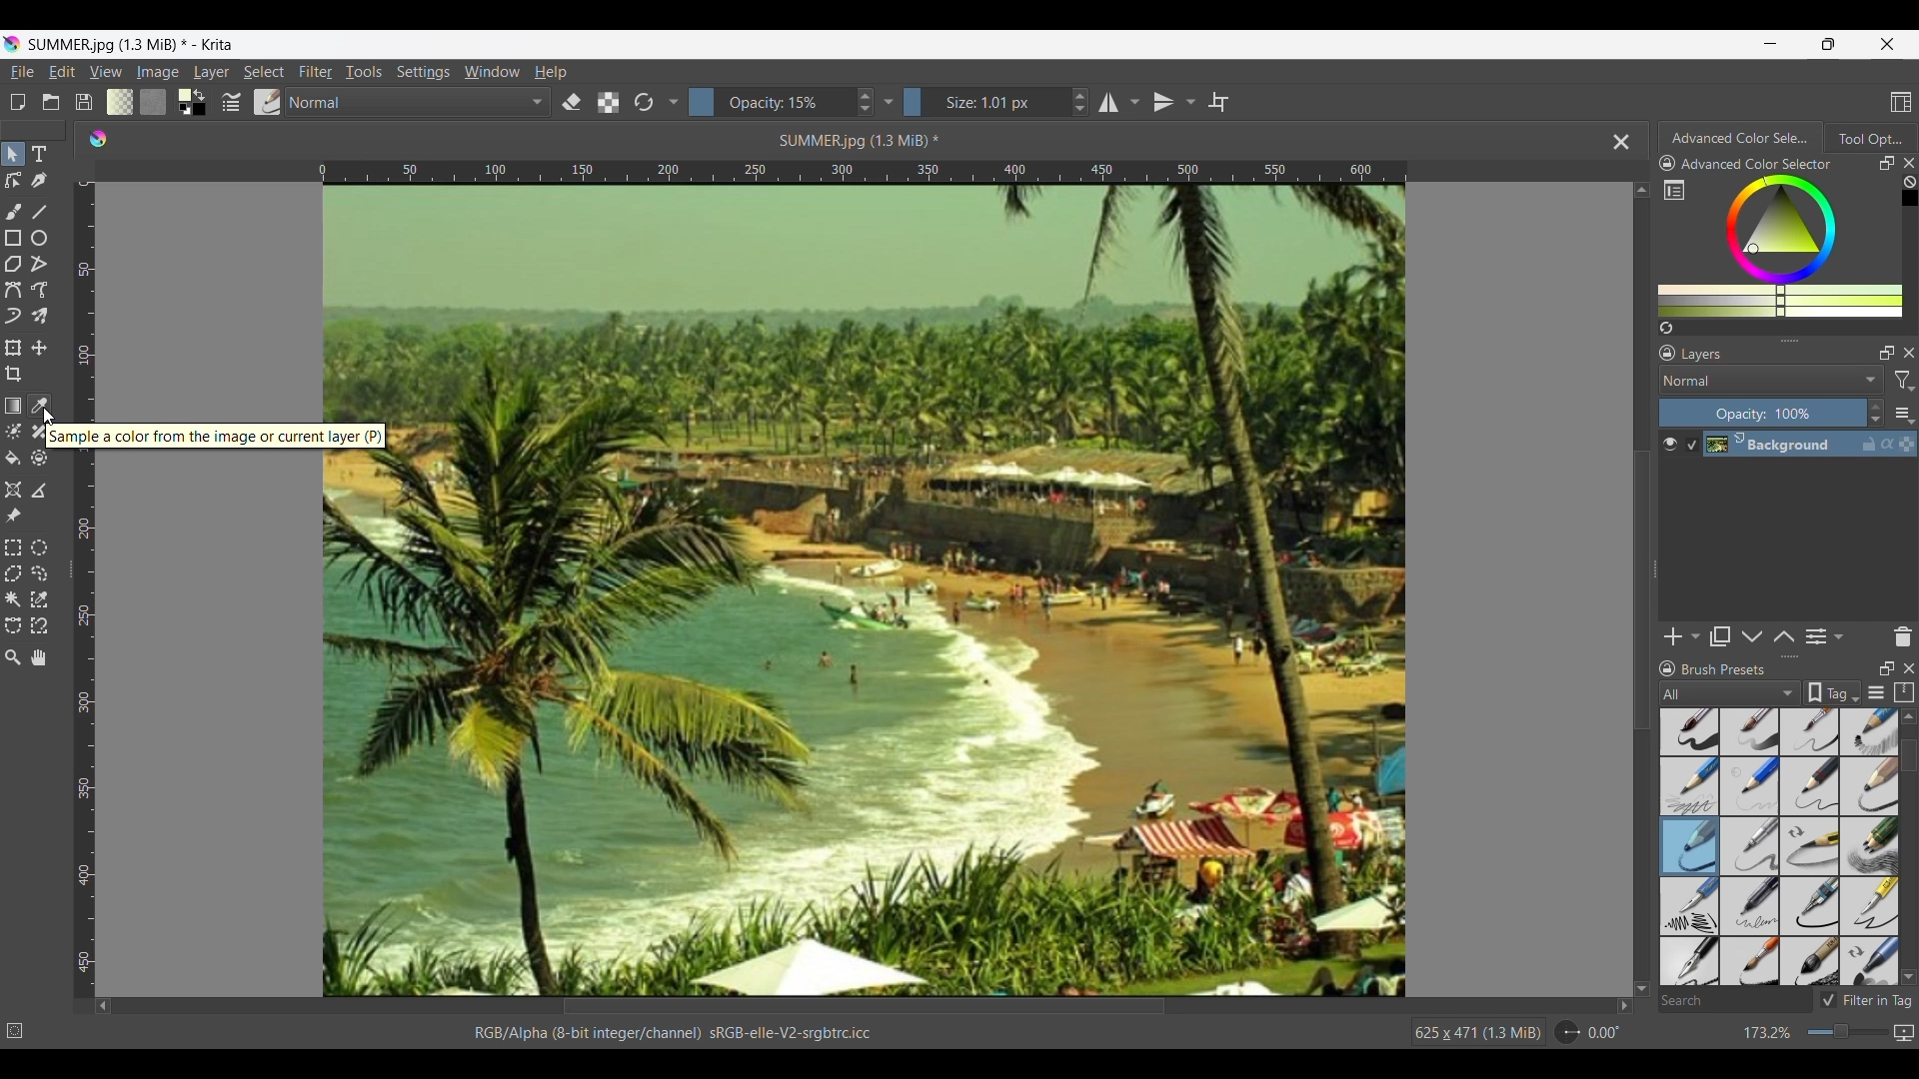  What do you see at coordinates (1782, 340) in the screenshot?
I see `Change height of panels attached to the line` at bounding box center [1782, 340].